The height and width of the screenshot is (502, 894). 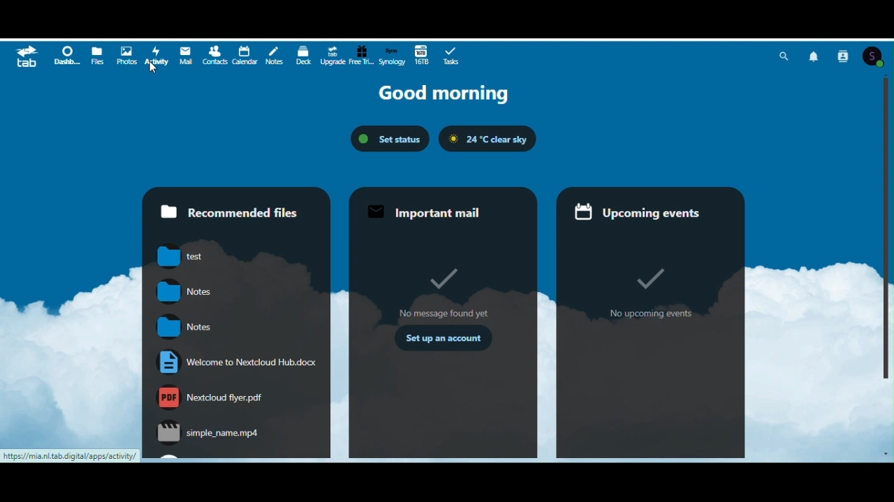 What do you see at coordinates (888, 229) in the screenshot?
I see `Vertical scroll bar` at bounding box center [888, 229].